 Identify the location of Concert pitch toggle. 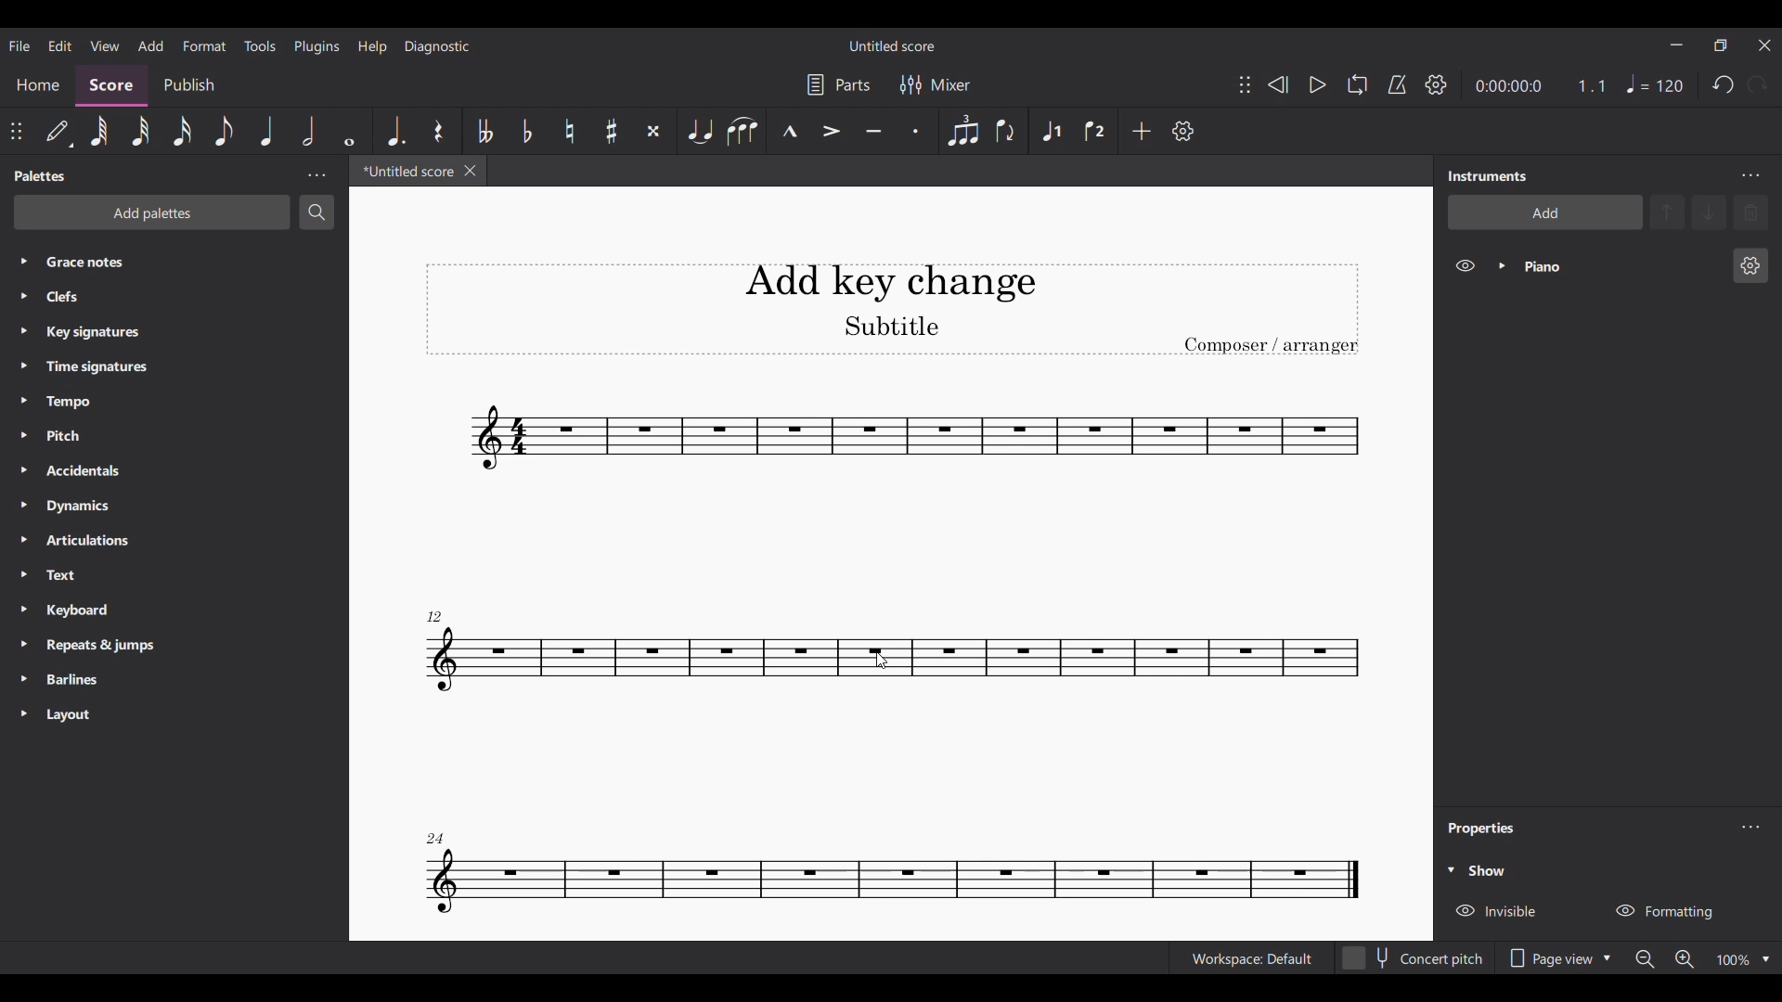
(1414, 959).